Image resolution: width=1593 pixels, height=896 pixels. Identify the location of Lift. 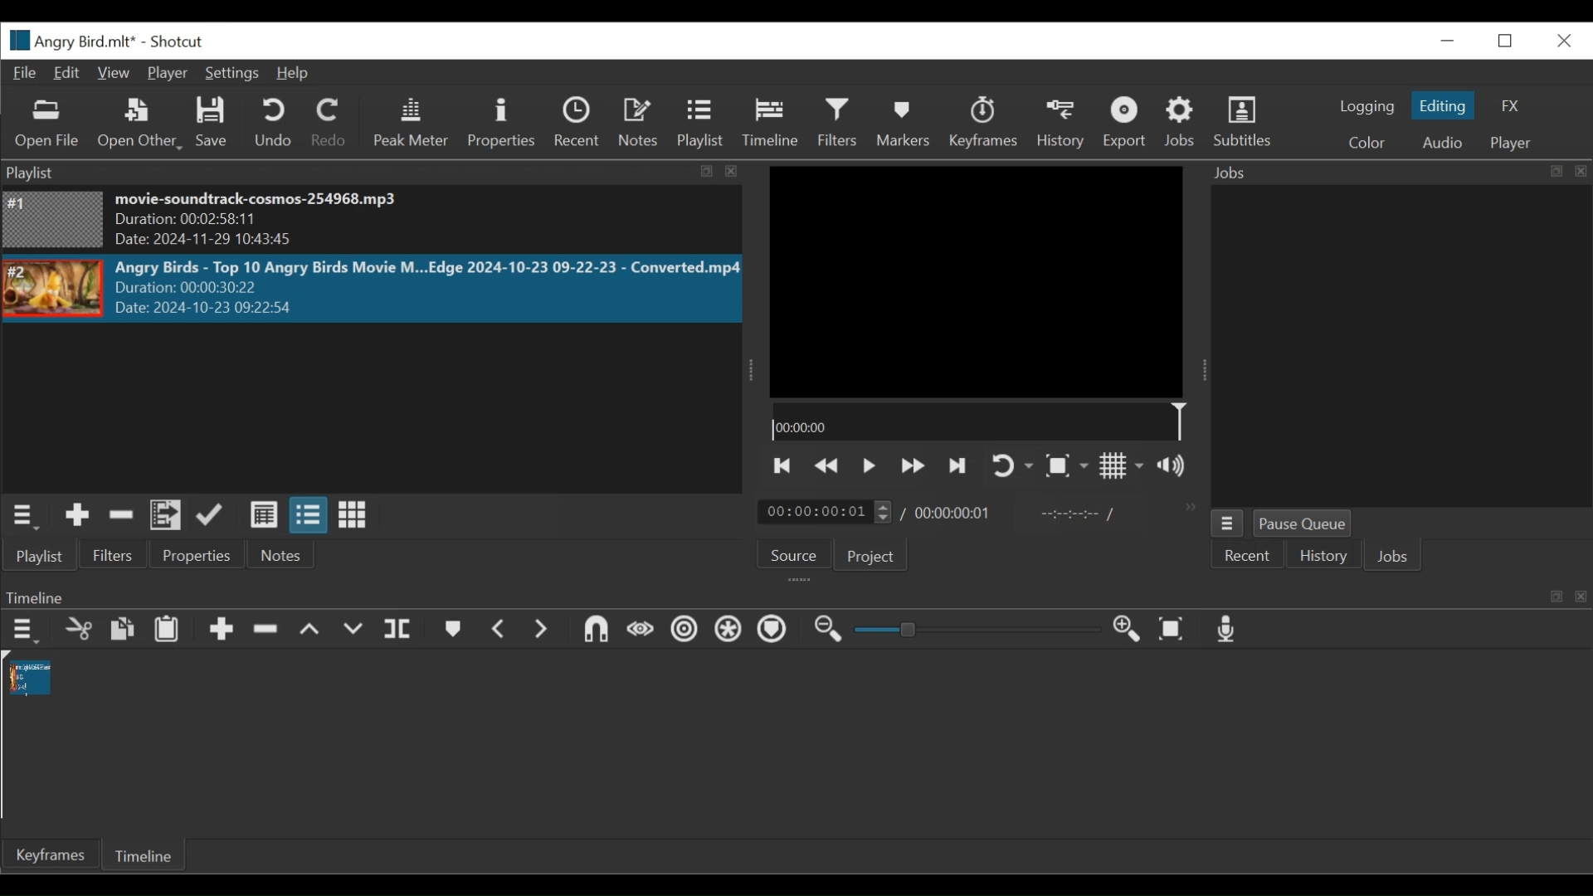
(312, 631).